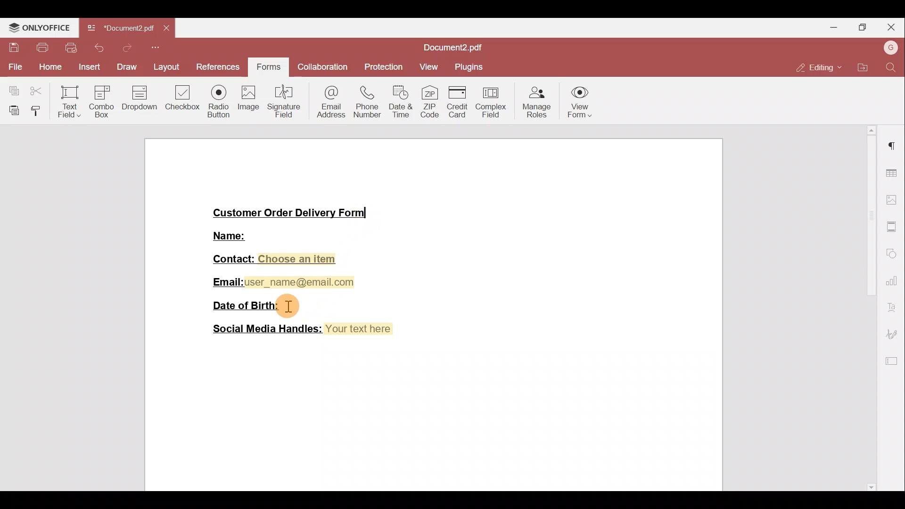  Describe the element at coordinates (285, 100) in the screenshot. I see `Signature field` at that location.